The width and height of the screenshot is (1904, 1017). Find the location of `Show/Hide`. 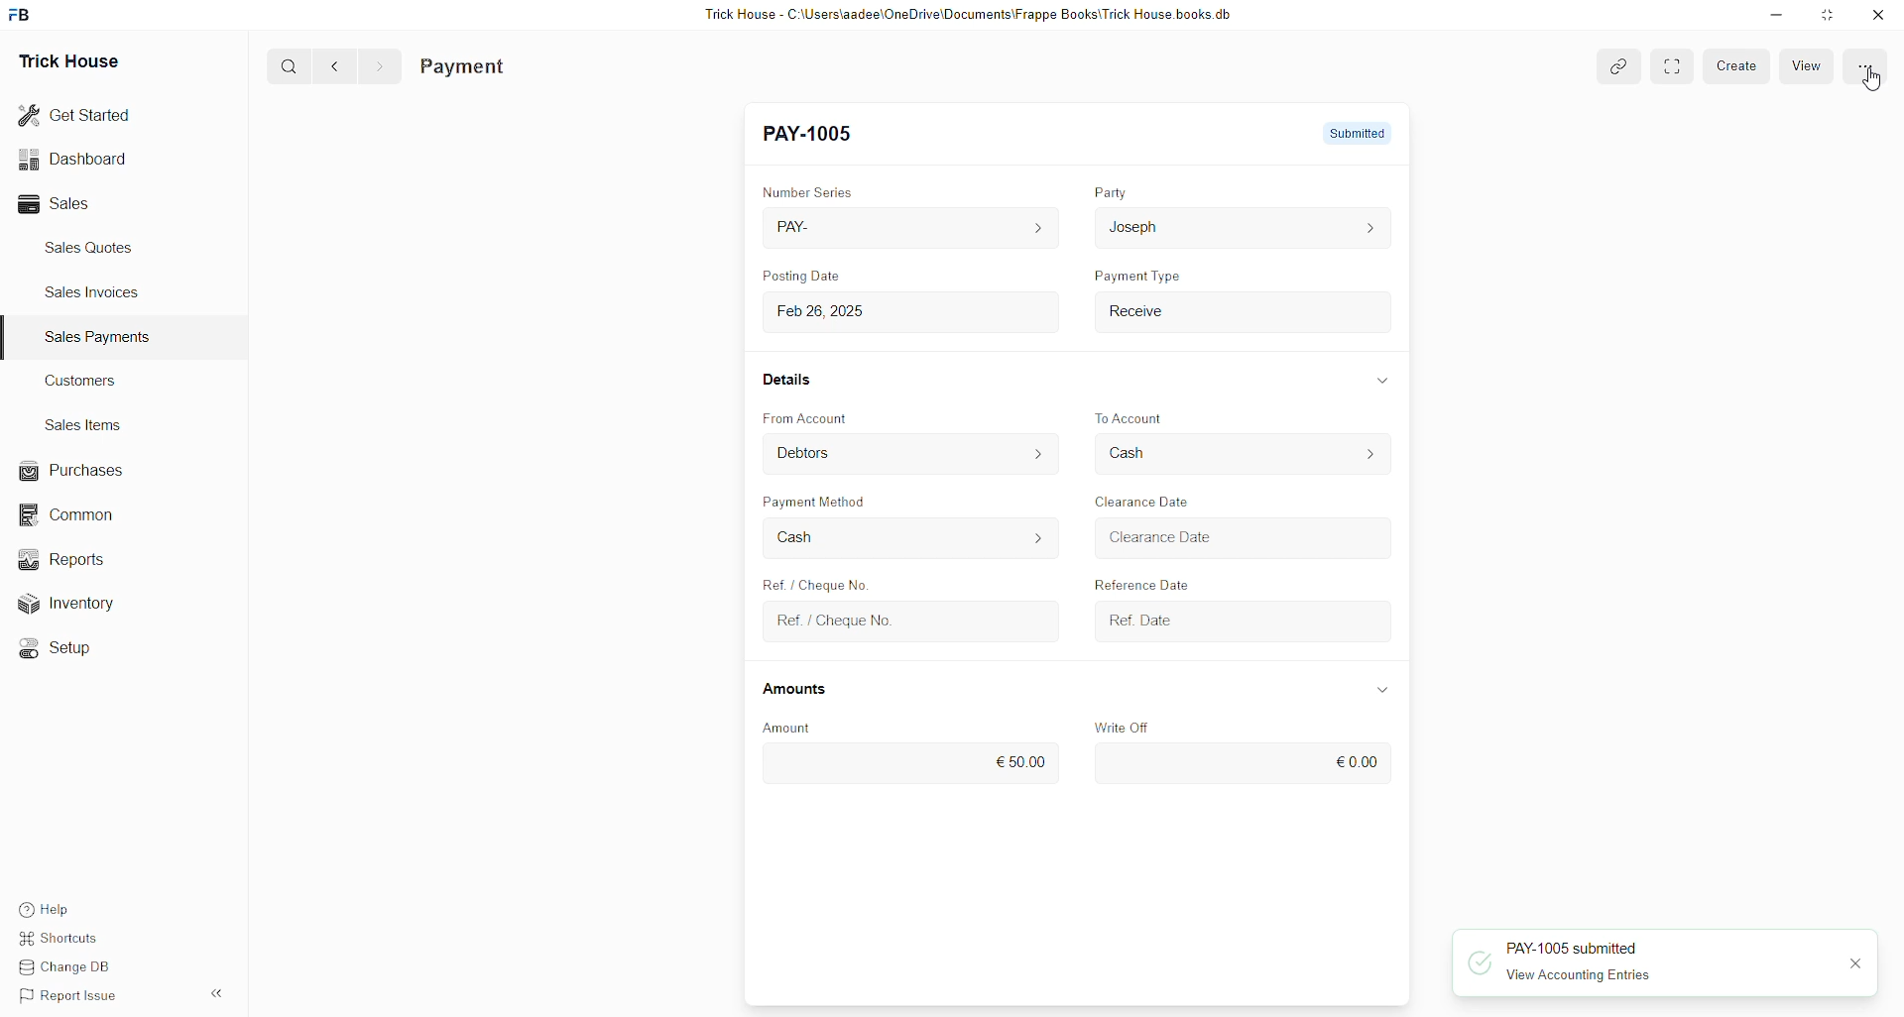

Show/Hide is located at coordinates (1373, 380).